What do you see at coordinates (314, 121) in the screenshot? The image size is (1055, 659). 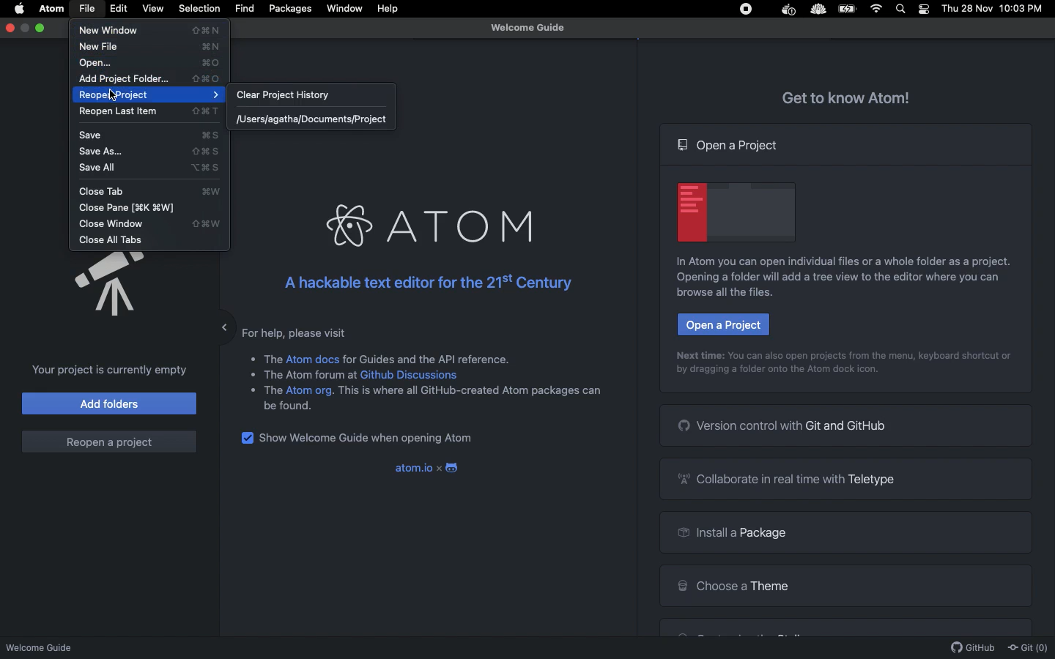 I see `Recent project` at bounding box center [314, 121].